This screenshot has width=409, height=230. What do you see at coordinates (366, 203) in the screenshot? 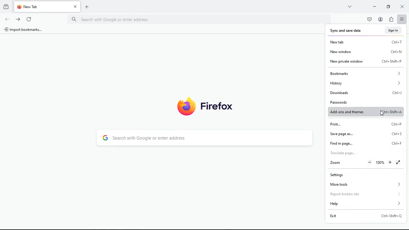
I see `help` at bounding box center [366, 203].